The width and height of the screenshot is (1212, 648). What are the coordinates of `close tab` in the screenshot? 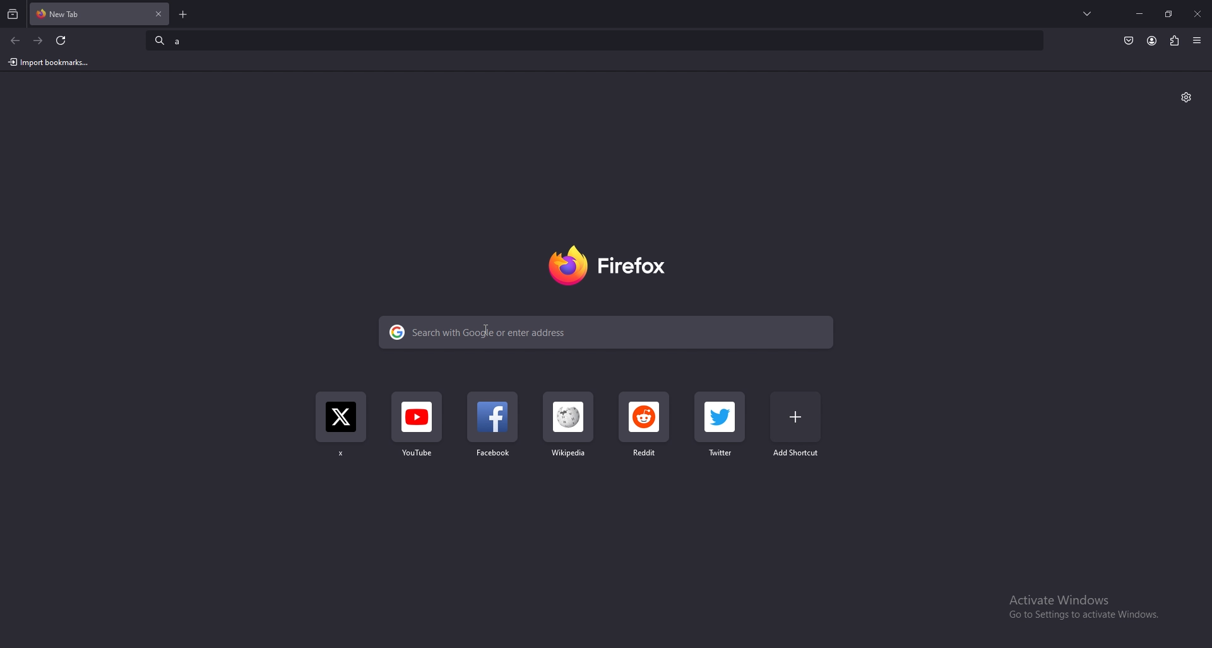 It's located at (158, 13).